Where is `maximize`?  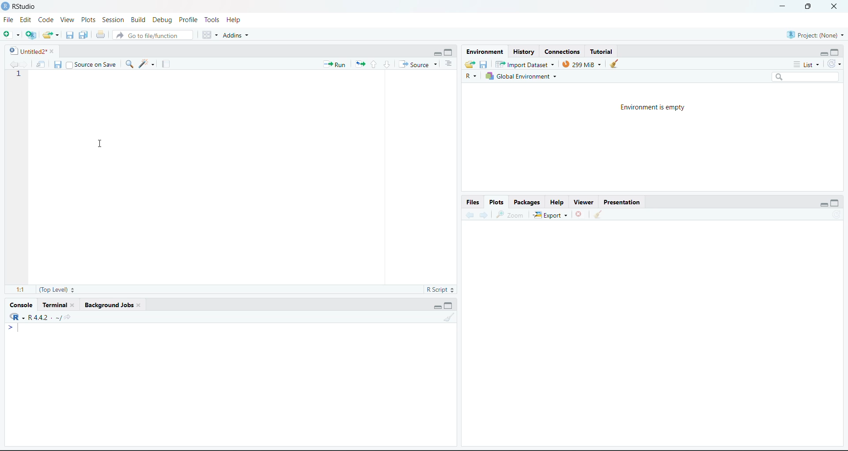 maximize is located at coordinates (448, 52).